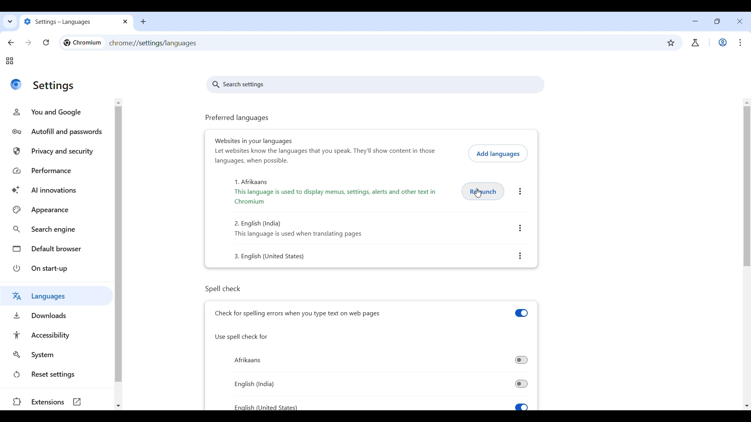 The image size is (751, 422). What do you see at coordinates (11, 43) in the screenshot?
I see `Go back` at bounding box center [11, 43].